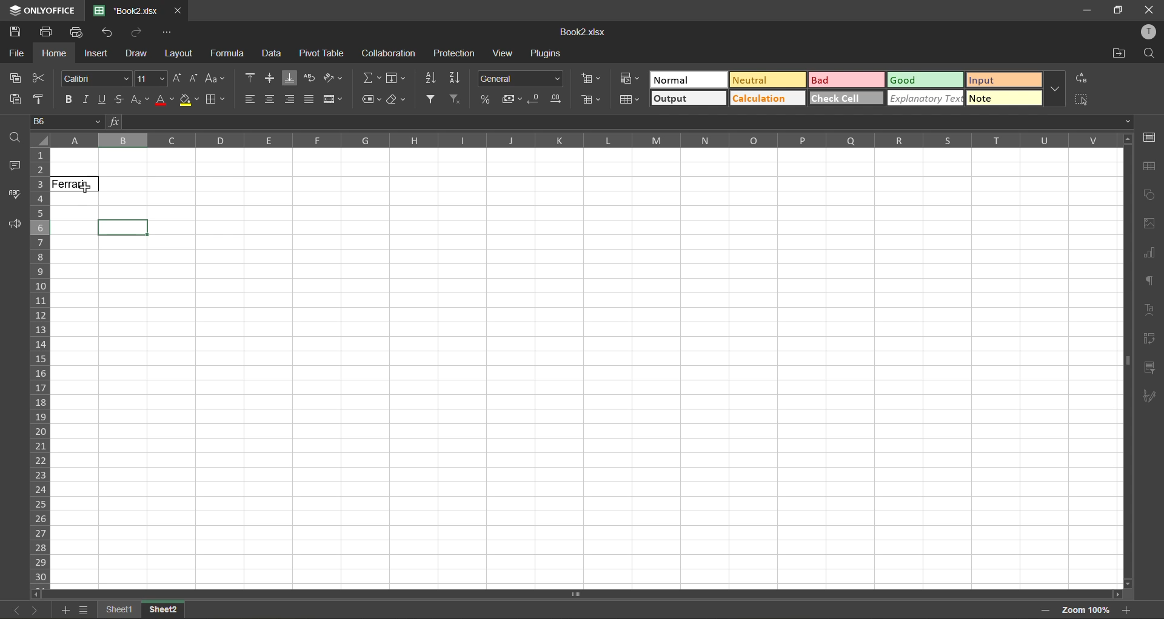 This screenshot has height=619, width=1164. Describe the element at coordinates (311, 79) in the screenshot. I see `wrap` at that location.